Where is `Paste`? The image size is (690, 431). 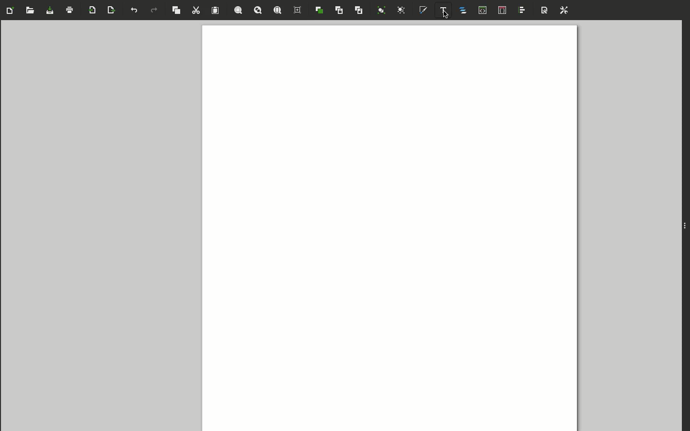
Paste is located at coordinates (217, 11).